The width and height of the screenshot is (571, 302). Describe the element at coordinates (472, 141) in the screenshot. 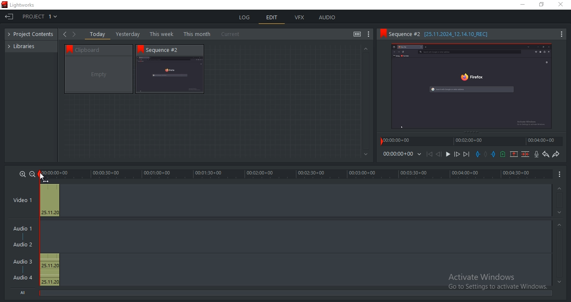

I see `timeline` at that location.